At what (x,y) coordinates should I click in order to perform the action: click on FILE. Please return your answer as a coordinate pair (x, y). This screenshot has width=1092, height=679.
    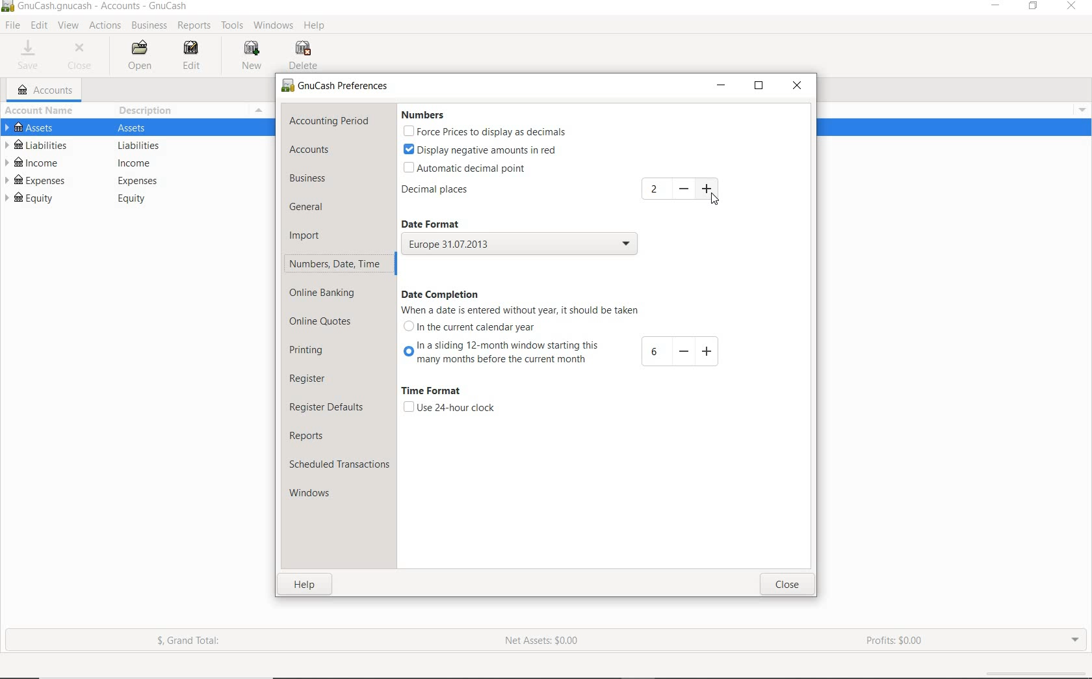
    Looking at the image, I should click on (12, 26).